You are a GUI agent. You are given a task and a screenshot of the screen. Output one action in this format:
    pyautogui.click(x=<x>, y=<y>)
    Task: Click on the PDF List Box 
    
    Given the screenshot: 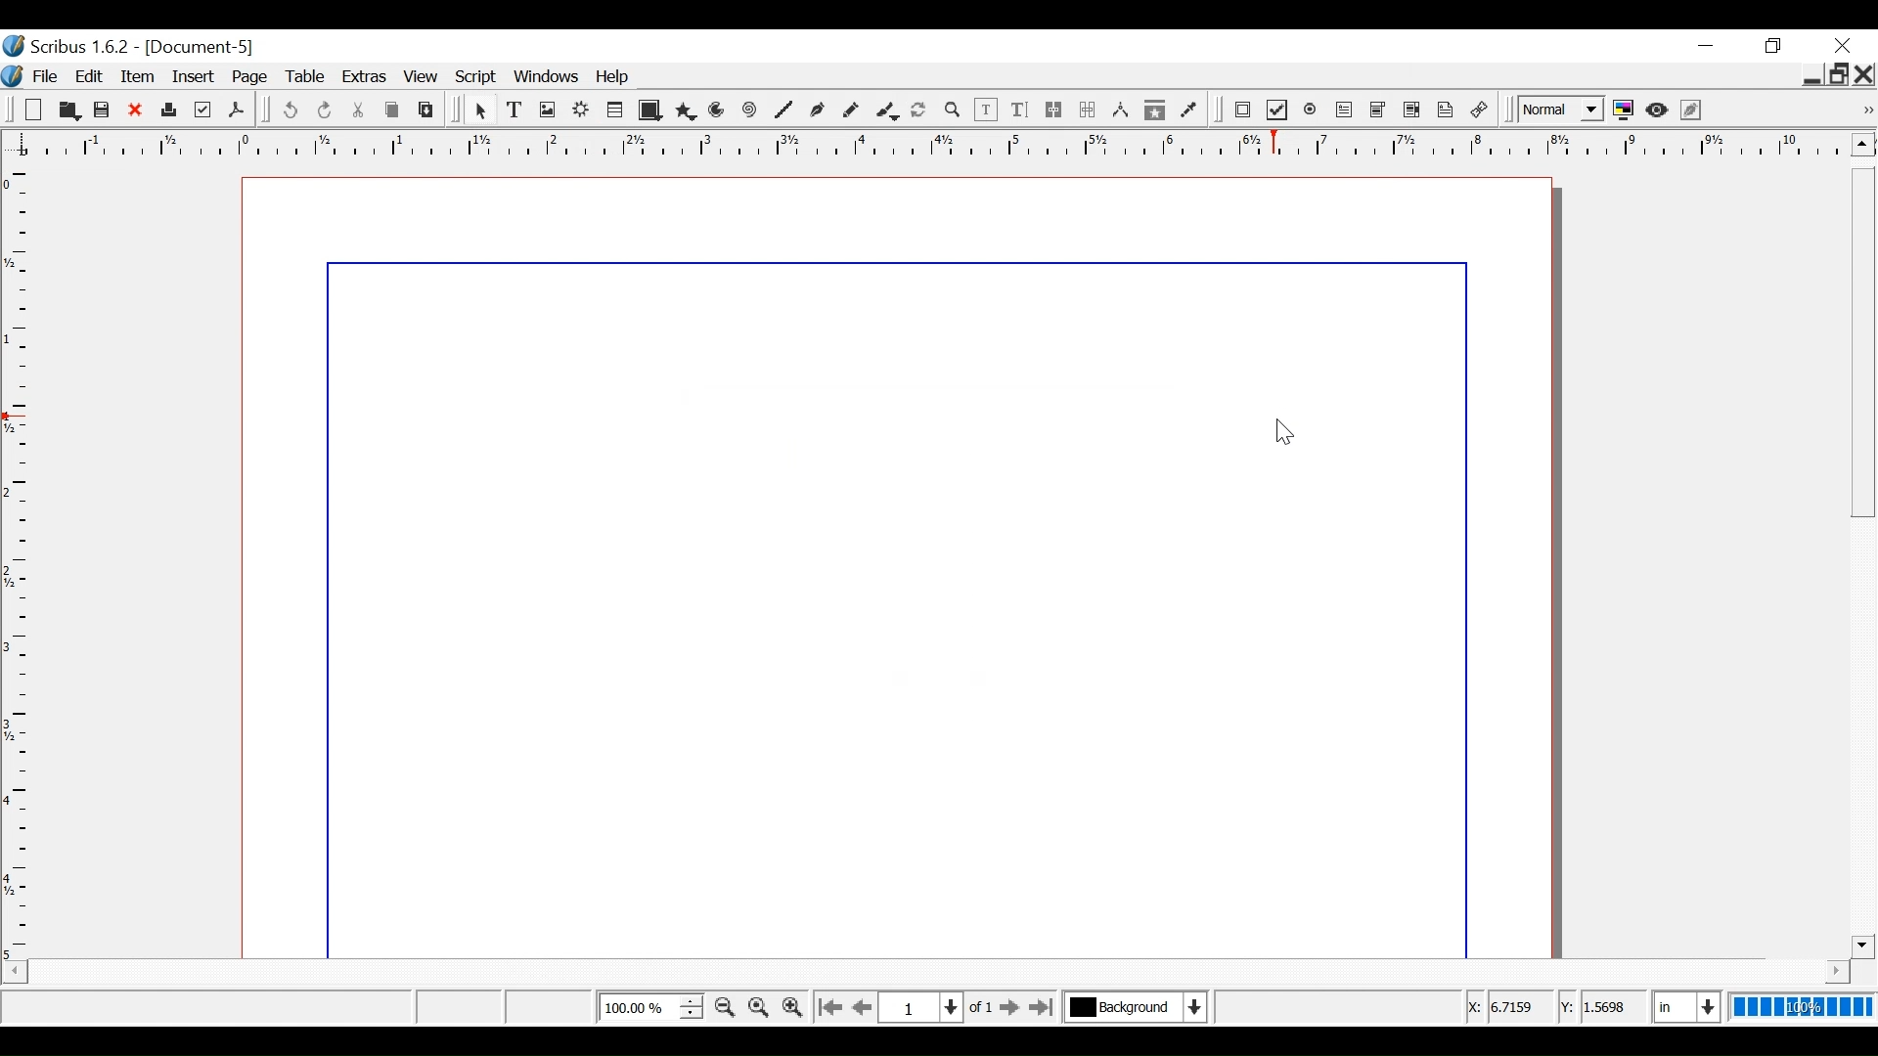 What is the action you would take?
    pyautogui.click(x=1412, y=110)
    